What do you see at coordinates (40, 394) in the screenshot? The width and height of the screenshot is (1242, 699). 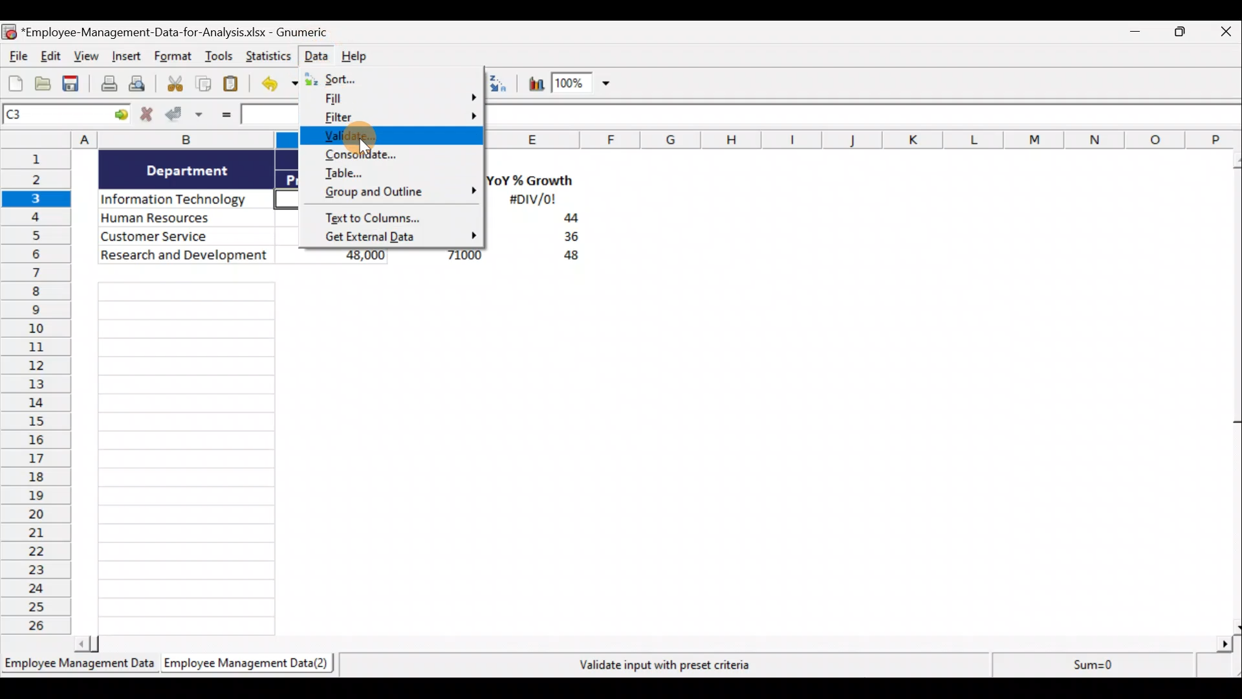 I see `Rows` at bounding box center [40, 394].